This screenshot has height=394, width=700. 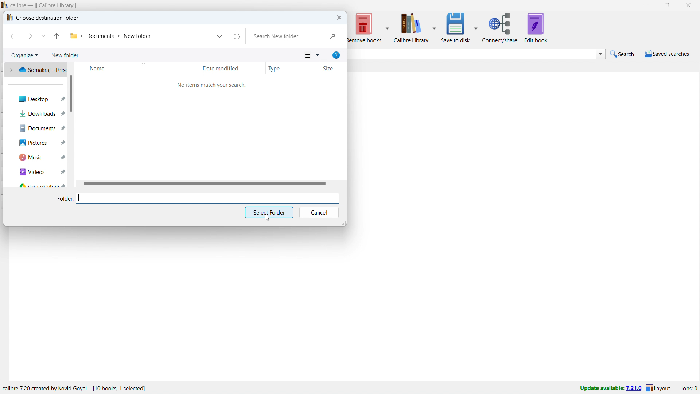 I want to click on minimize, so click(x=647, y=5).